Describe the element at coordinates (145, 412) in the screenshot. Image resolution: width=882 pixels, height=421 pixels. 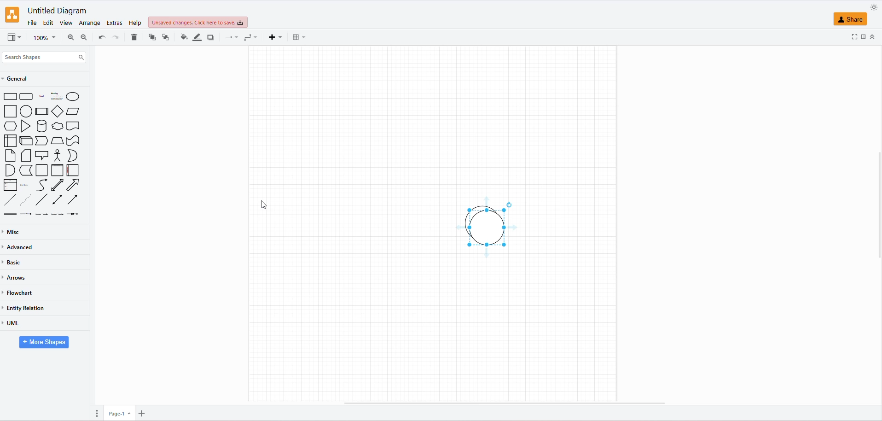
I see `INSERT PAGE` at that location.